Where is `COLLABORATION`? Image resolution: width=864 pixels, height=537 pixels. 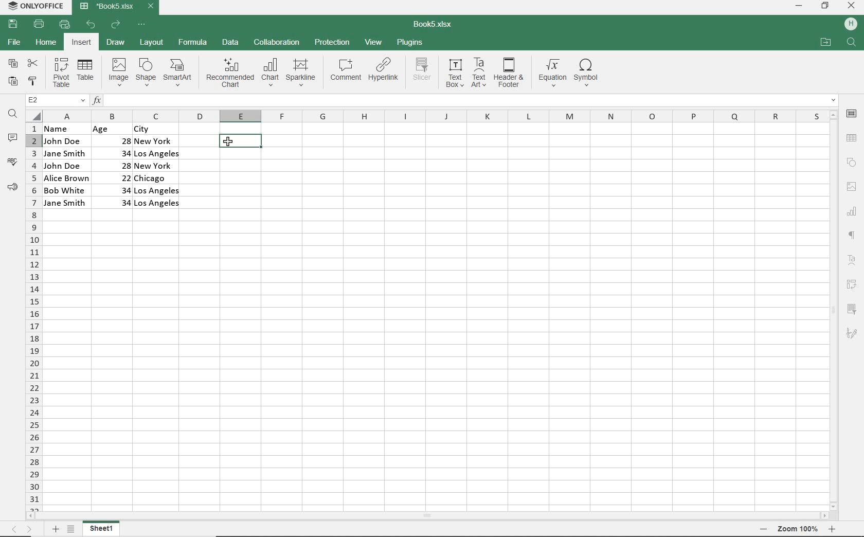 COLLABORATION is located at coordinates (277, 44).